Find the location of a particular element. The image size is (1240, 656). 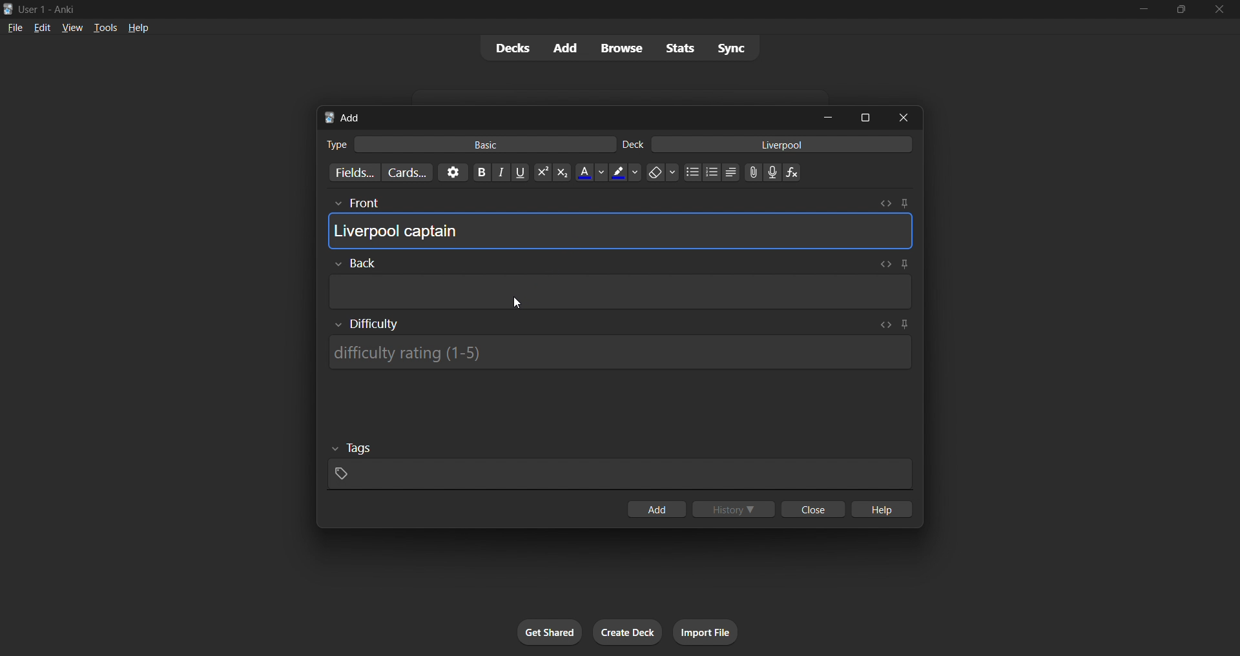

 is located at coordinates (353, 449).